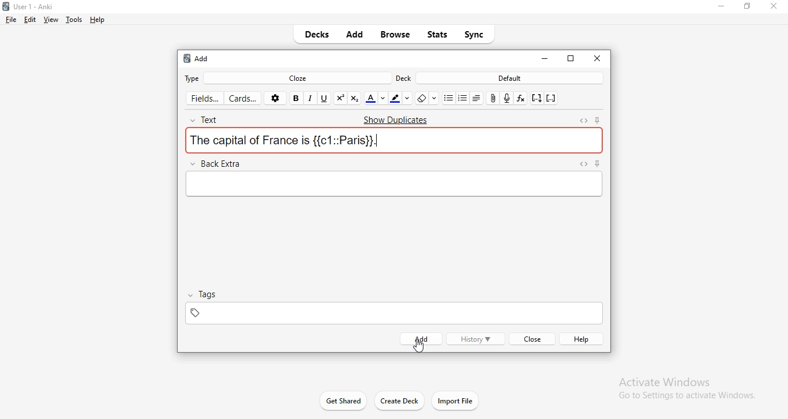 The image size is (788, 419). I want to click on Activate Windows Go to Settings to activate Windows., so click(682, 387).